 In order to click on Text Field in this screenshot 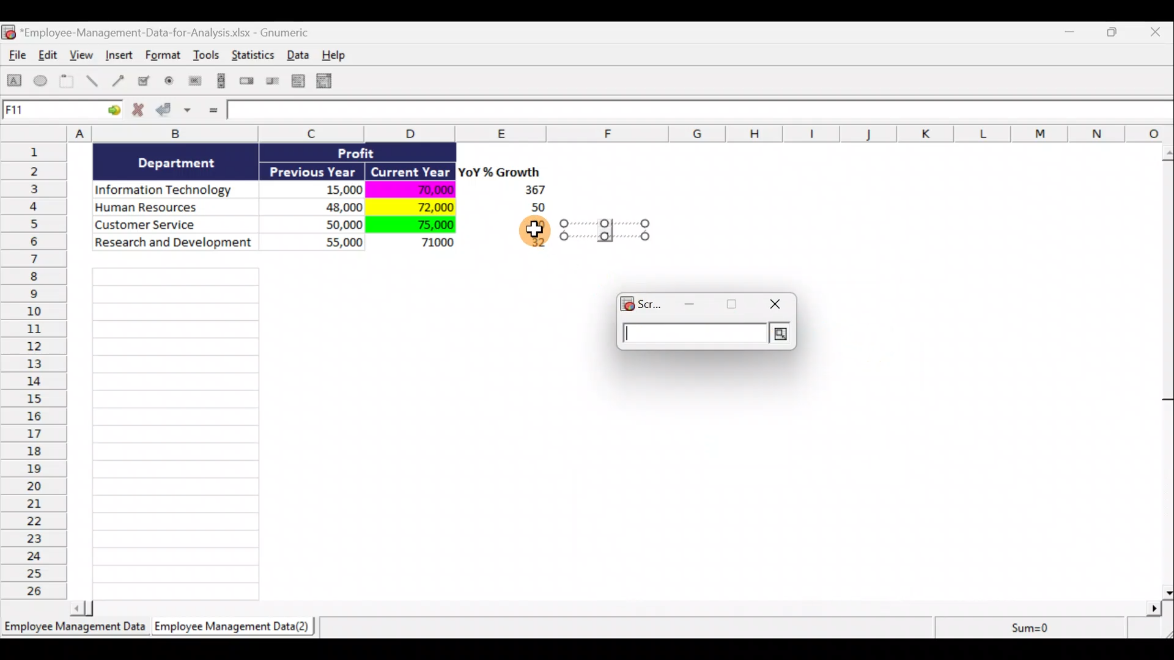, I will do `click(690, 335)`.